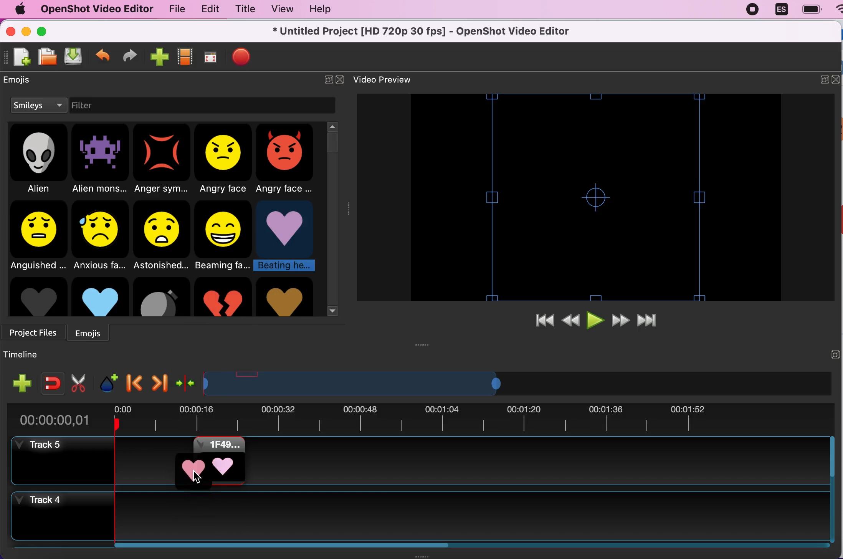 Image resolution: width=843 pixels, height=559 pixels. Describe the element at coordinates (163, 160) in the screenshot. I see `anger` at that location.